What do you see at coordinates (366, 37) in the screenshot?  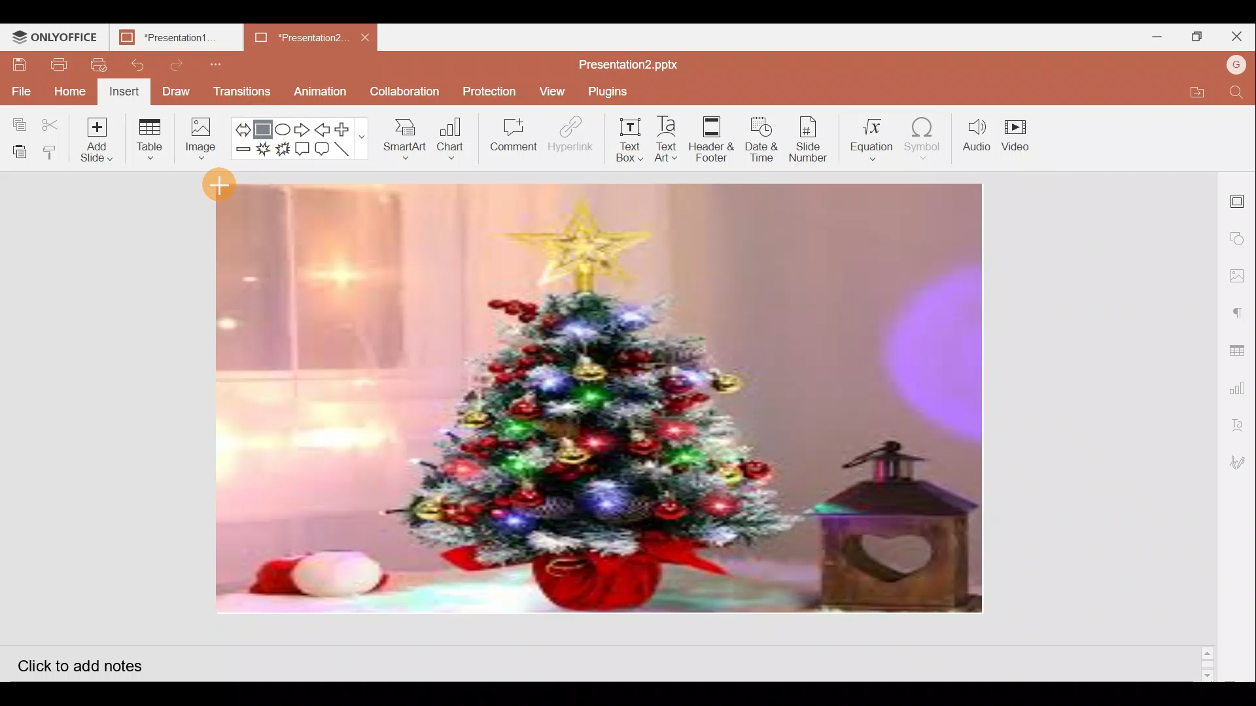 I see `Close document` at bounding box center [366, 37].